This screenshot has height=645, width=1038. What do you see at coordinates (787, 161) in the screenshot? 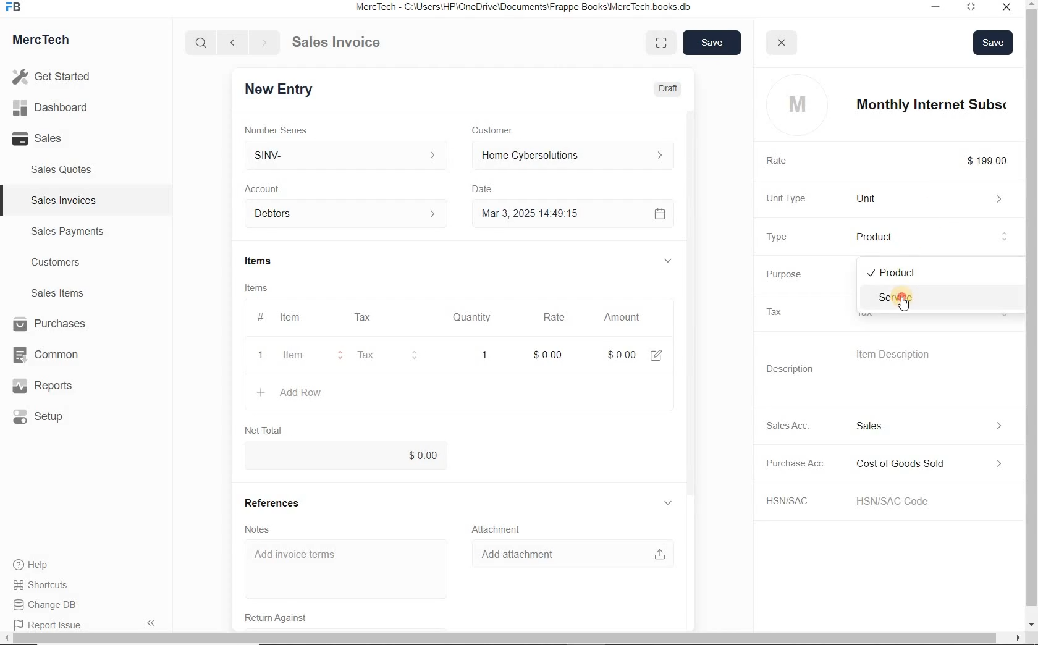
I see `Rate` at bounding box center [787, 161].